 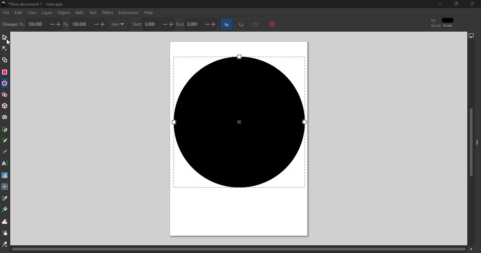 What do you see at coordinates (33, 12) in the screenshot?
I see `View` at bounding box center [33, 12].